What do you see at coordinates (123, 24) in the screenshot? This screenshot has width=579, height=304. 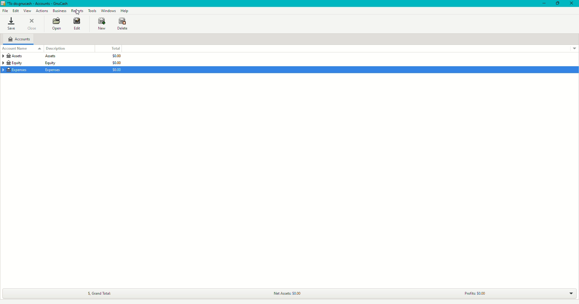 I see `Delete` at bounding box center [123, 24].